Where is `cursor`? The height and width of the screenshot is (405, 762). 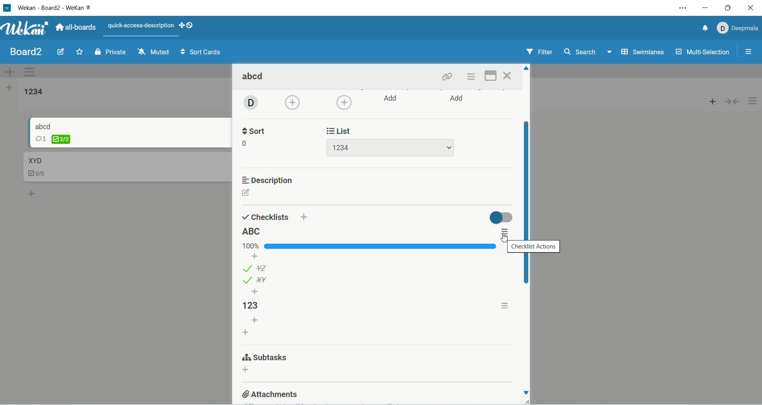 cursor is located at coordinates (506, 237).